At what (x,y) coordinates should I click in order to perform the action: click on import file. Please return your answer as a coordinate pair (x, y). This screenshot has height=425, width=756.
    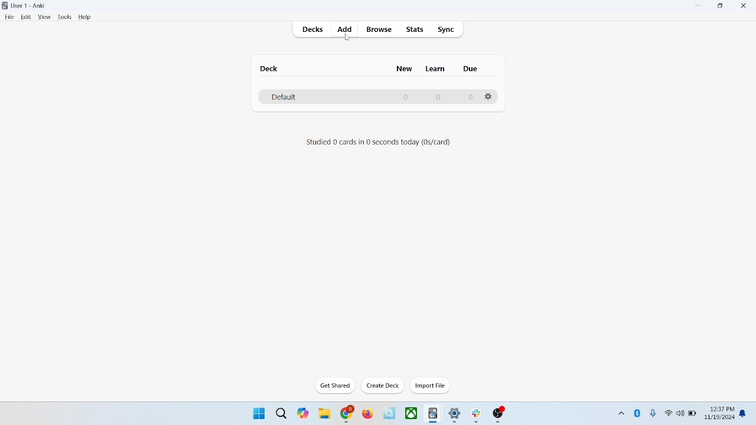
    Looking at the image, I should click on (431, 385).